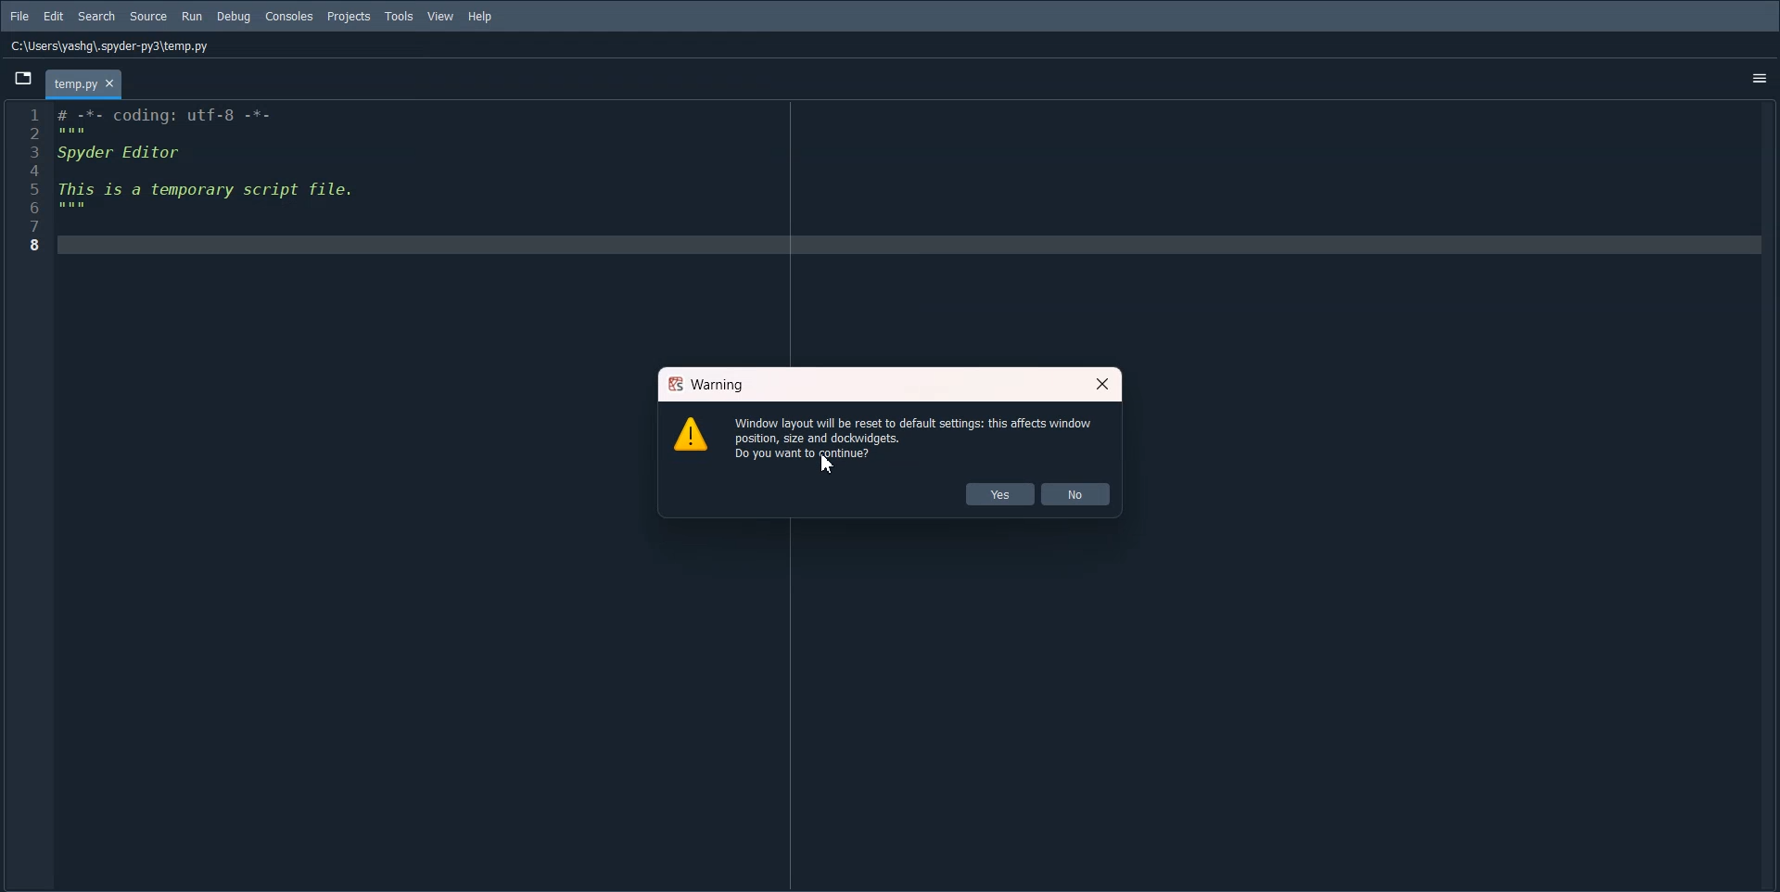 This screenshot has width=1780, height=892. I want to click on Close, so click(1100, 382).